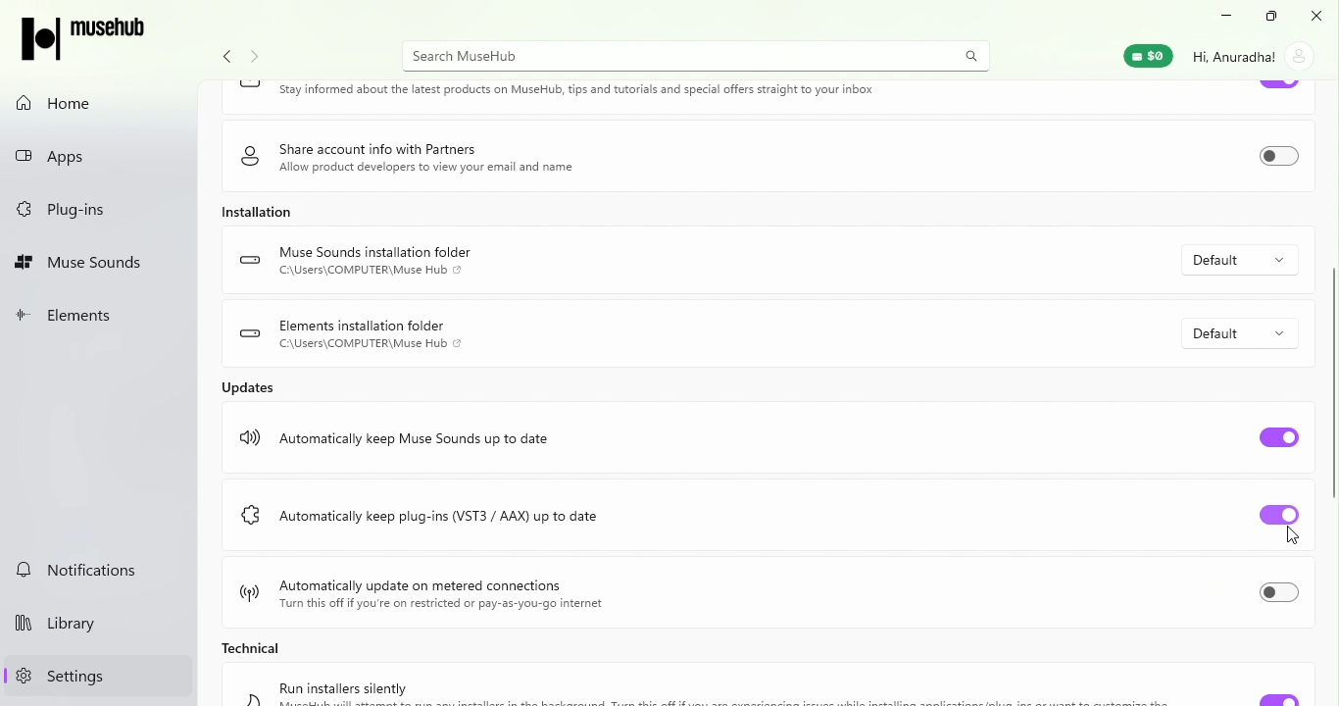 Image resolution: width=1339 pixels, height=706 pixels. What do you see at coordinates (250, 257) in the screenshot?
I see `logo ` at bounding box center [250, 257].